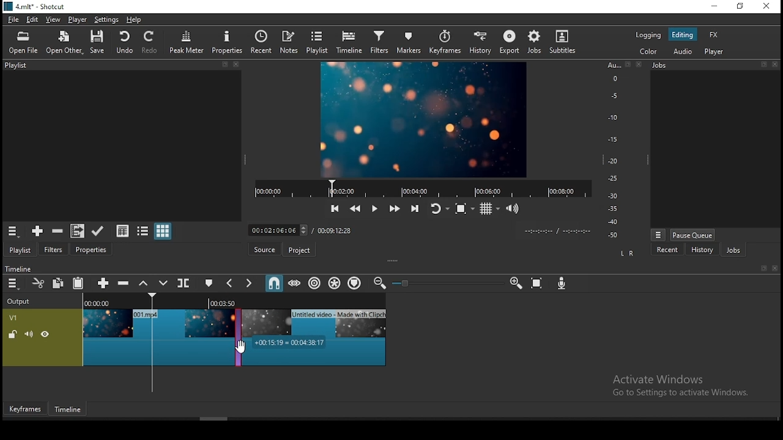  I want to click on peak meter, so click(188, 42).